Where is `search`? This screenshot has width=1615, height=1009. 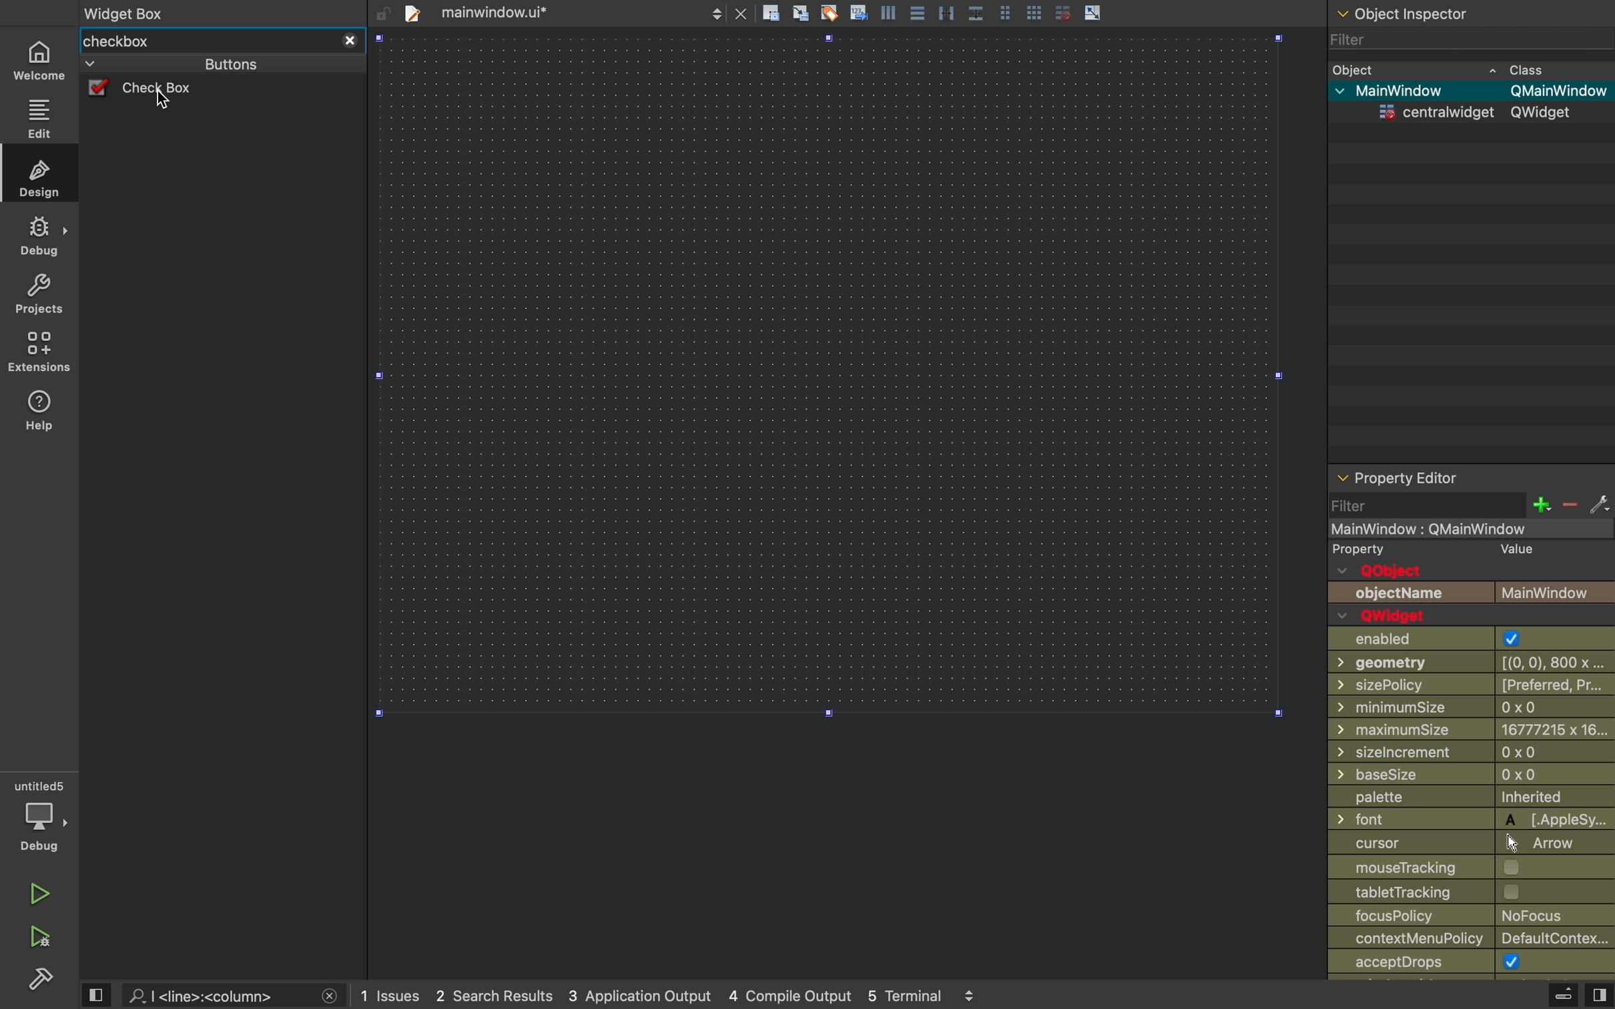 search is located at coordinates (214, 996).